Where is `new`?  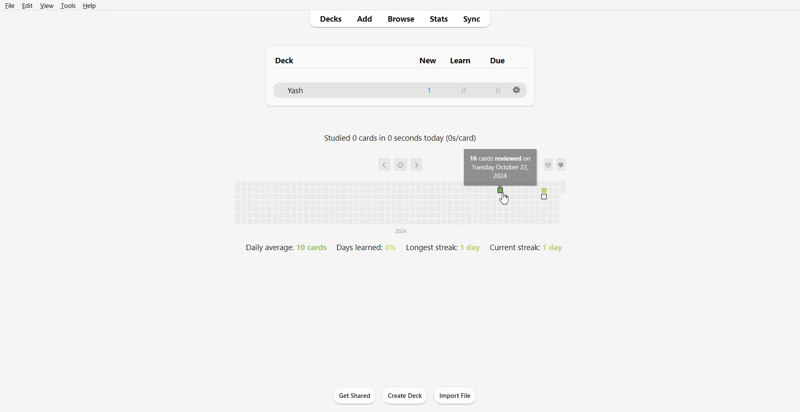 new is located at coordinates (429, 60).